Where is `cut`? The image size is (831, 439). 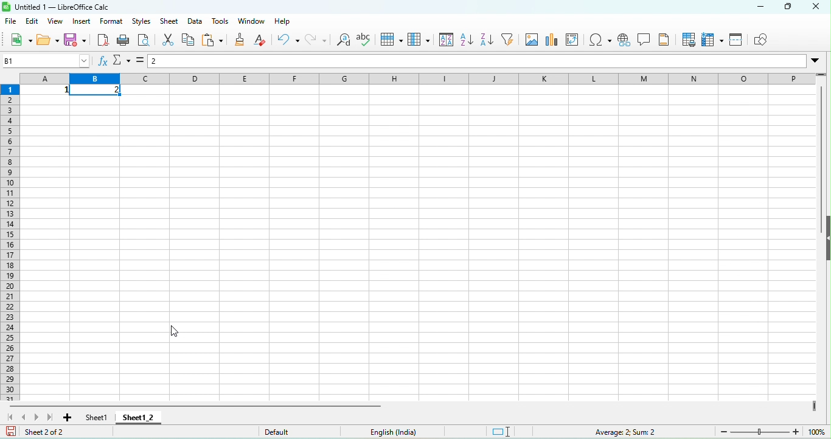
cut is located at coordinates (170, 40).